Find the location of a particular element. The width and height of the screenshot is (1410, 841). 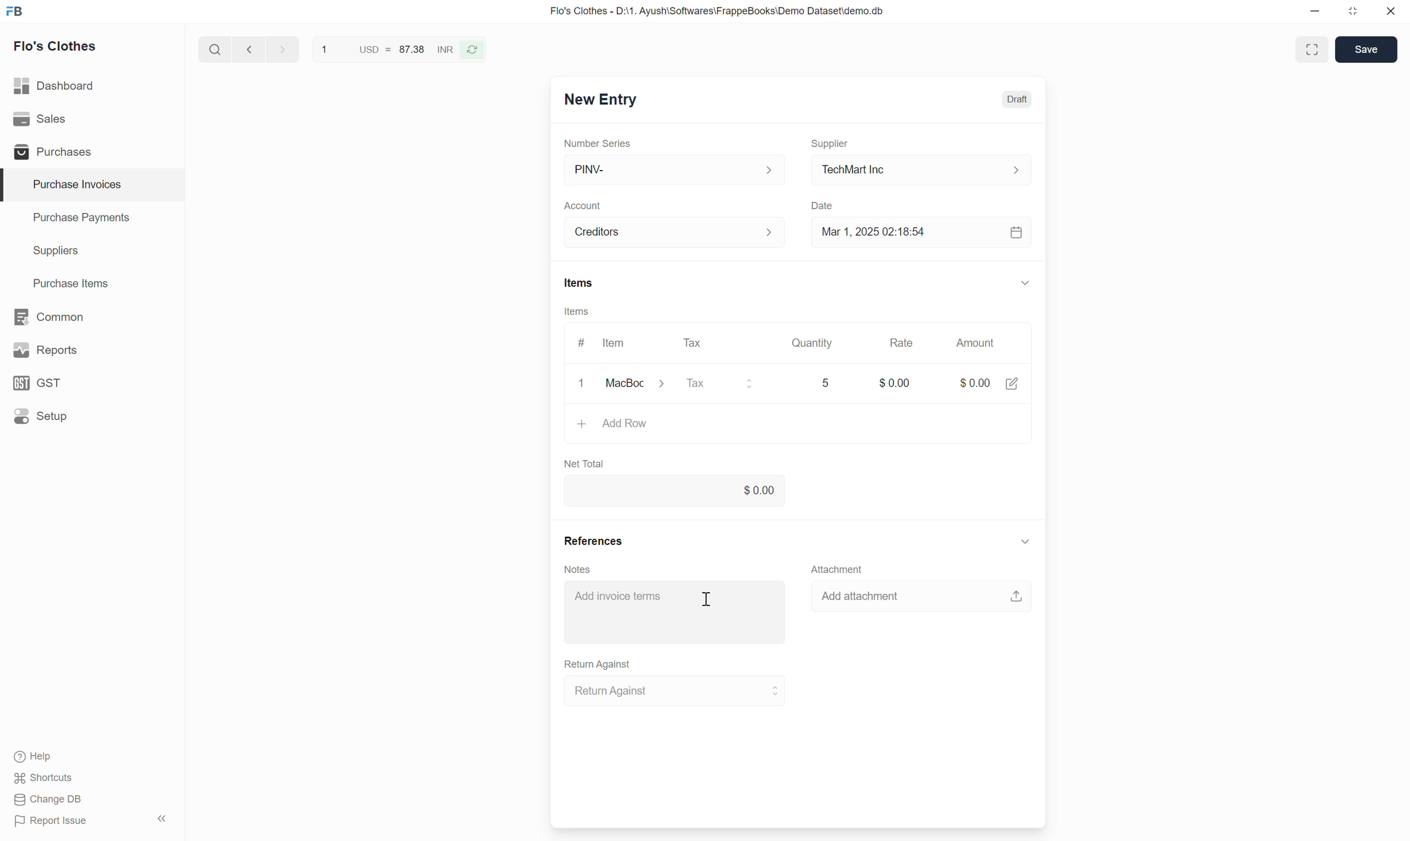

$0.00 is located at coordinates (895, 378).